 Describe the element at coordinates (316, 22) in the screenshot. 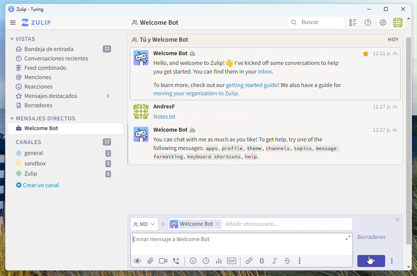

I see `Search` at that location.